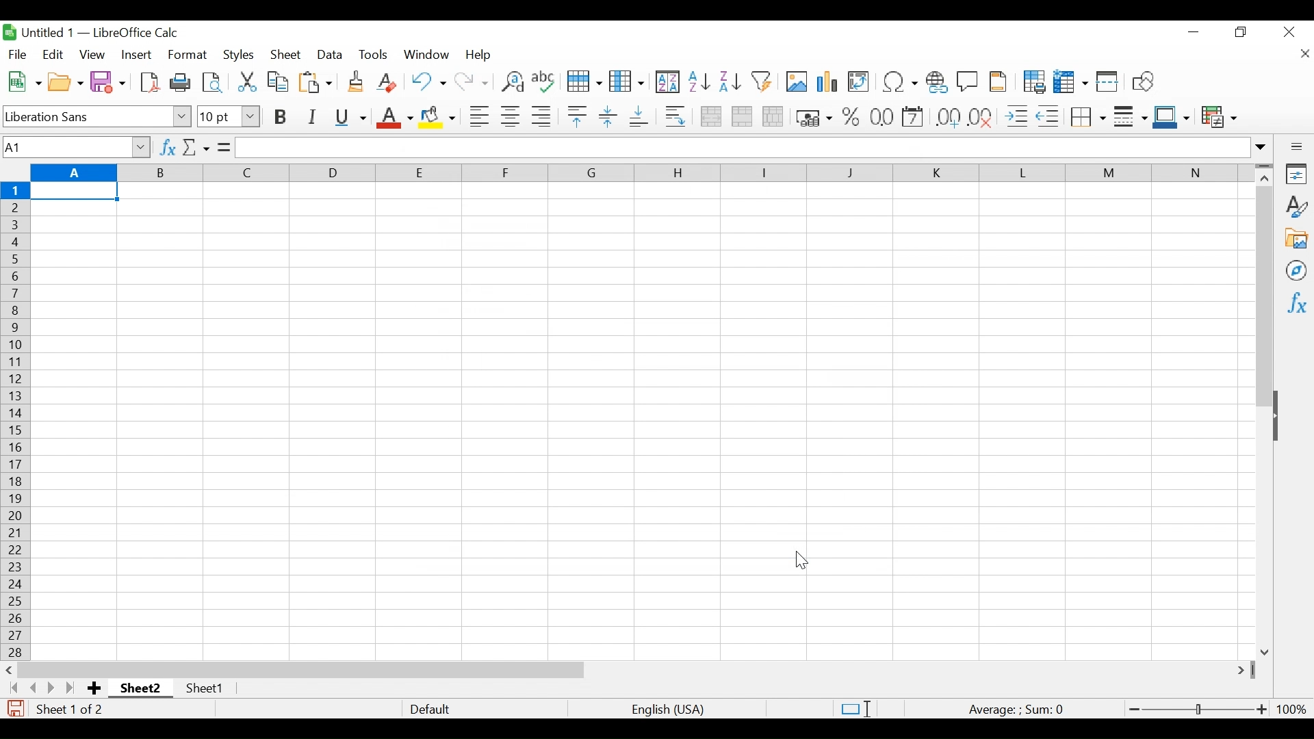 The image size is (1314, 739). What do you see at coordinates (141, 688) in the screenshot?
I see `Sheet name` at bounding box center [141, 688].